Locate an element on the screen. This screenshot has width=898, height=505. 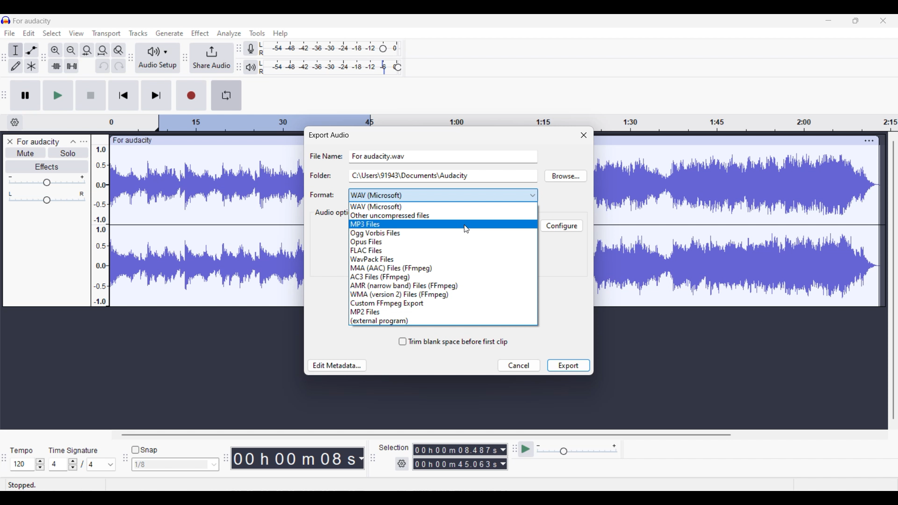
WMA(version 2) Files(FFmeg) is located at coordinates (443, 295).